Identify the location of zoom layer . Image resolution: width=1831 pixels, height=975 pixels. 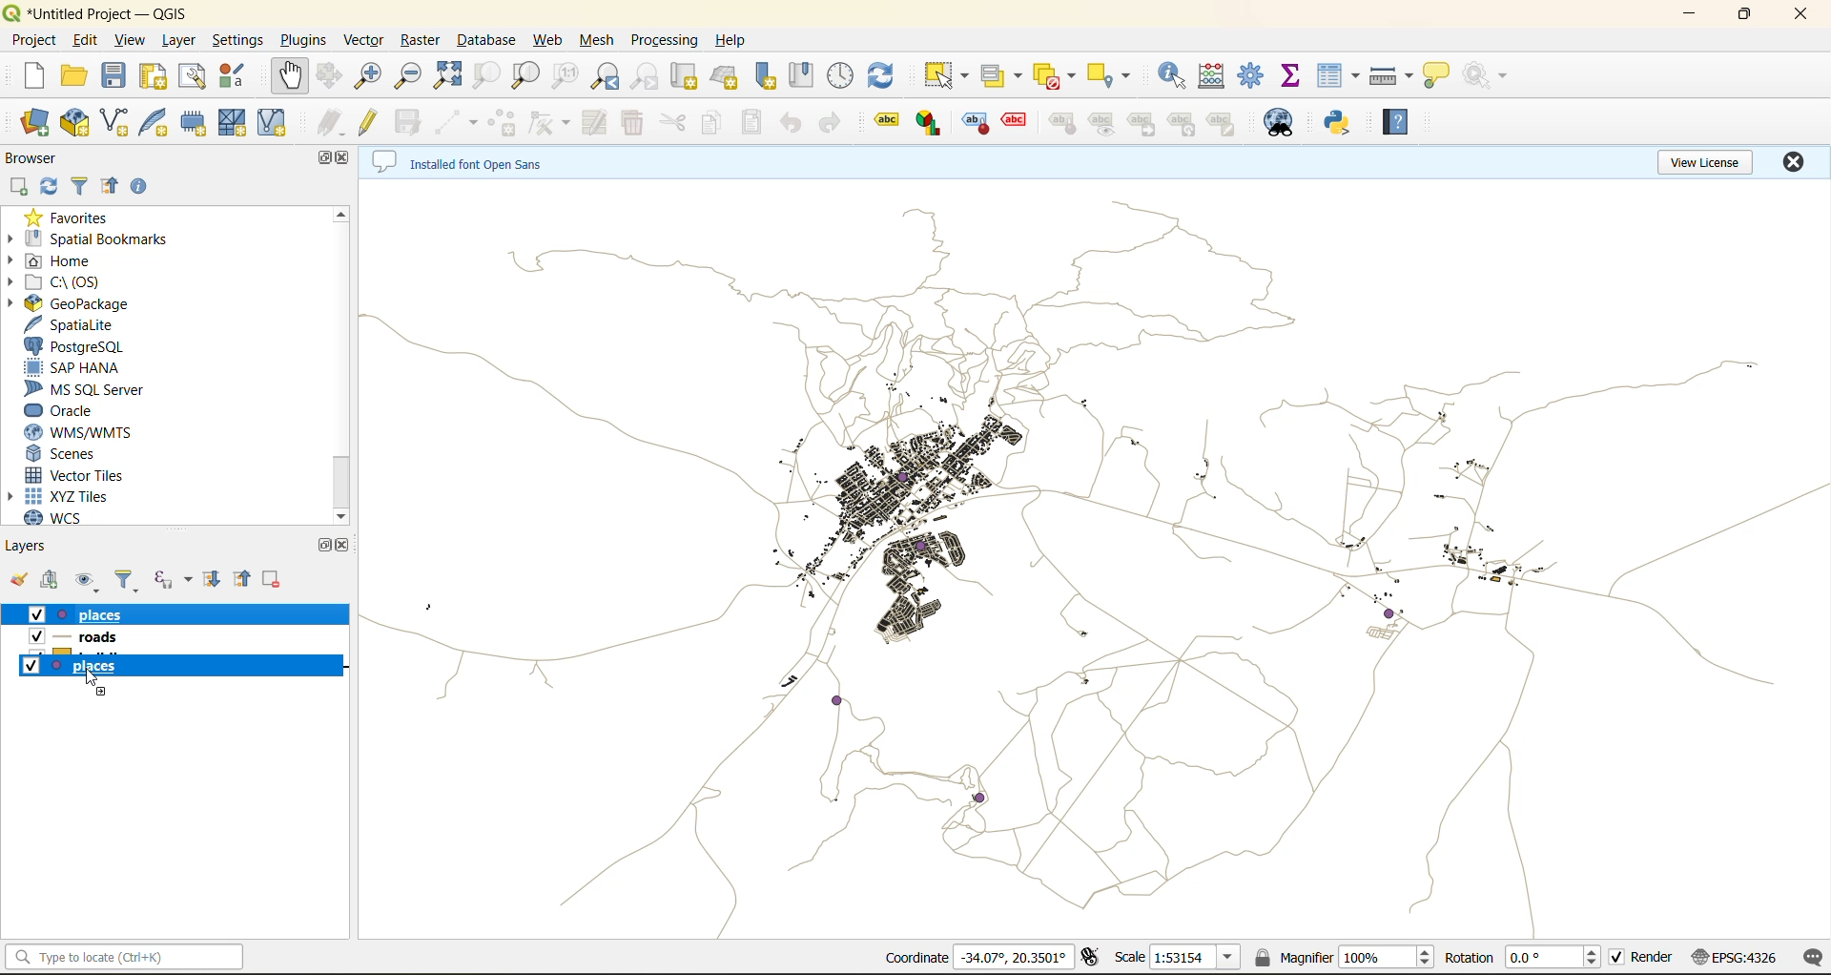
(525, 76).